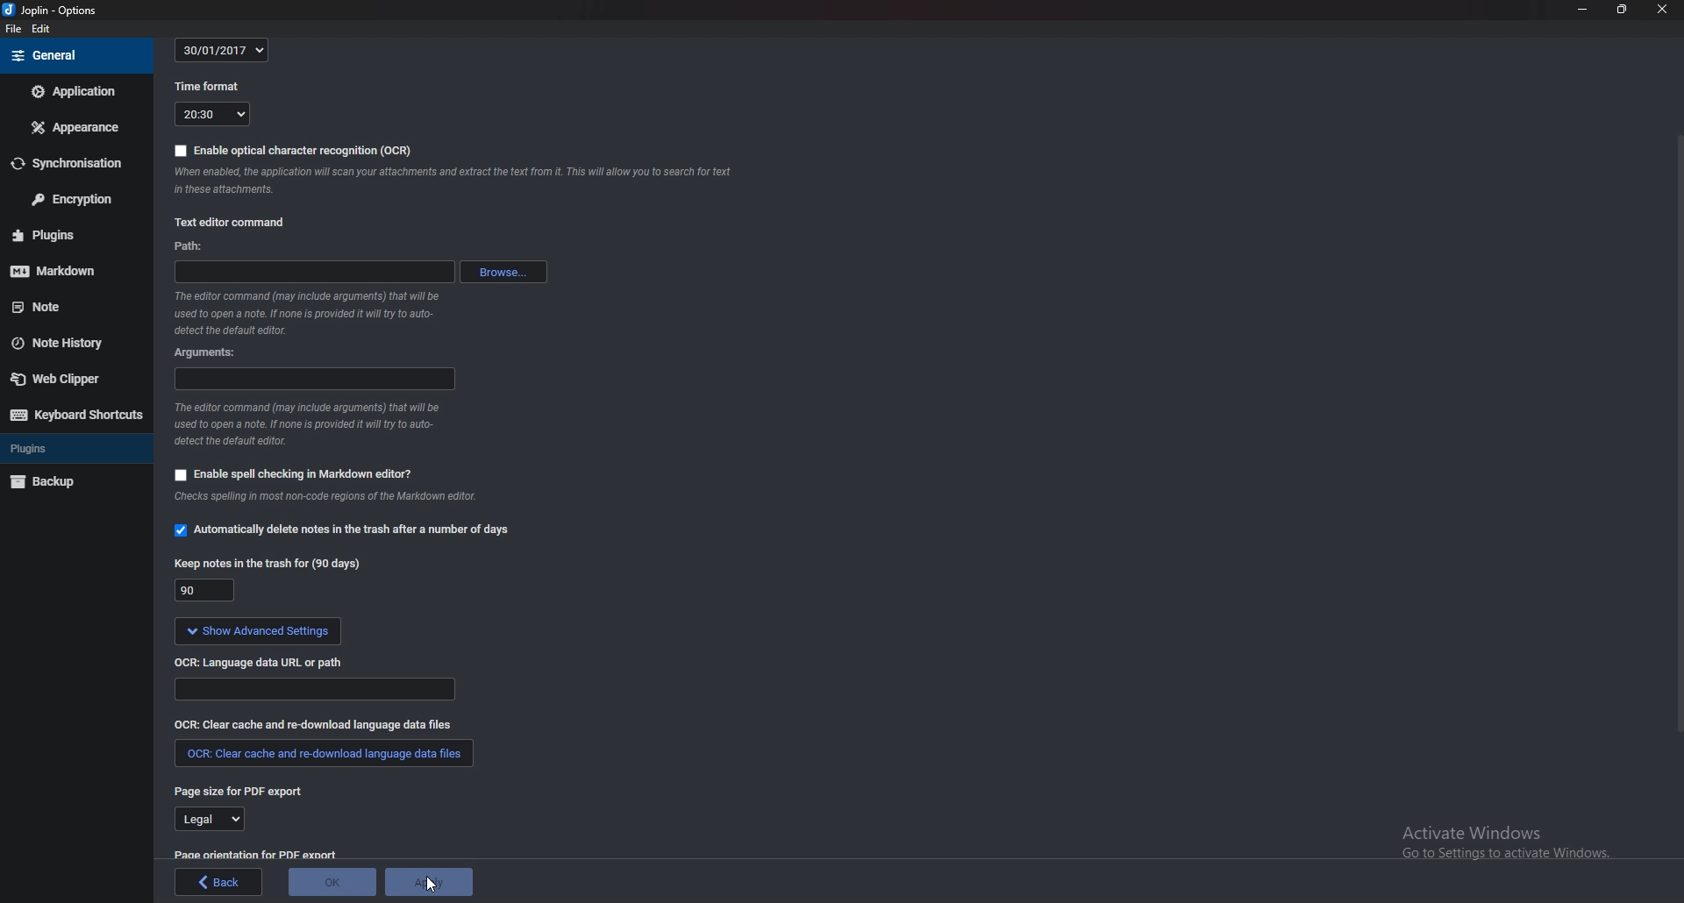  Describe the element at coordinates (314, 270) in the screenshot. I see `path` at that location.